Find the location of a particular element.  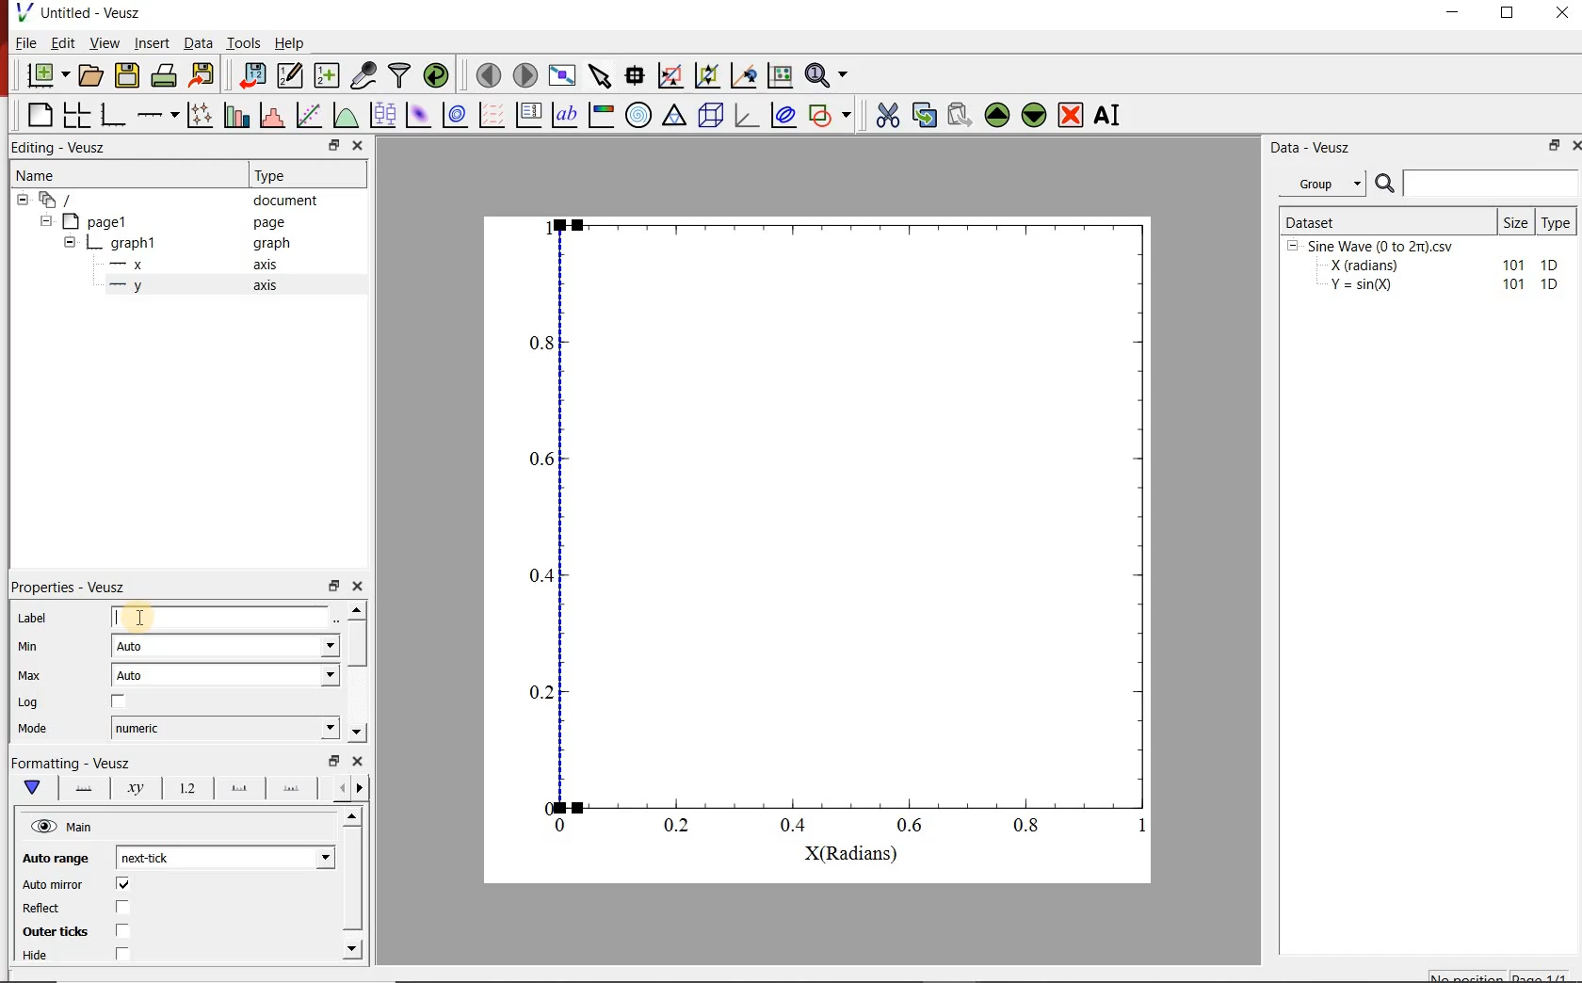

Min/Max is located at coordinates (331, 146).